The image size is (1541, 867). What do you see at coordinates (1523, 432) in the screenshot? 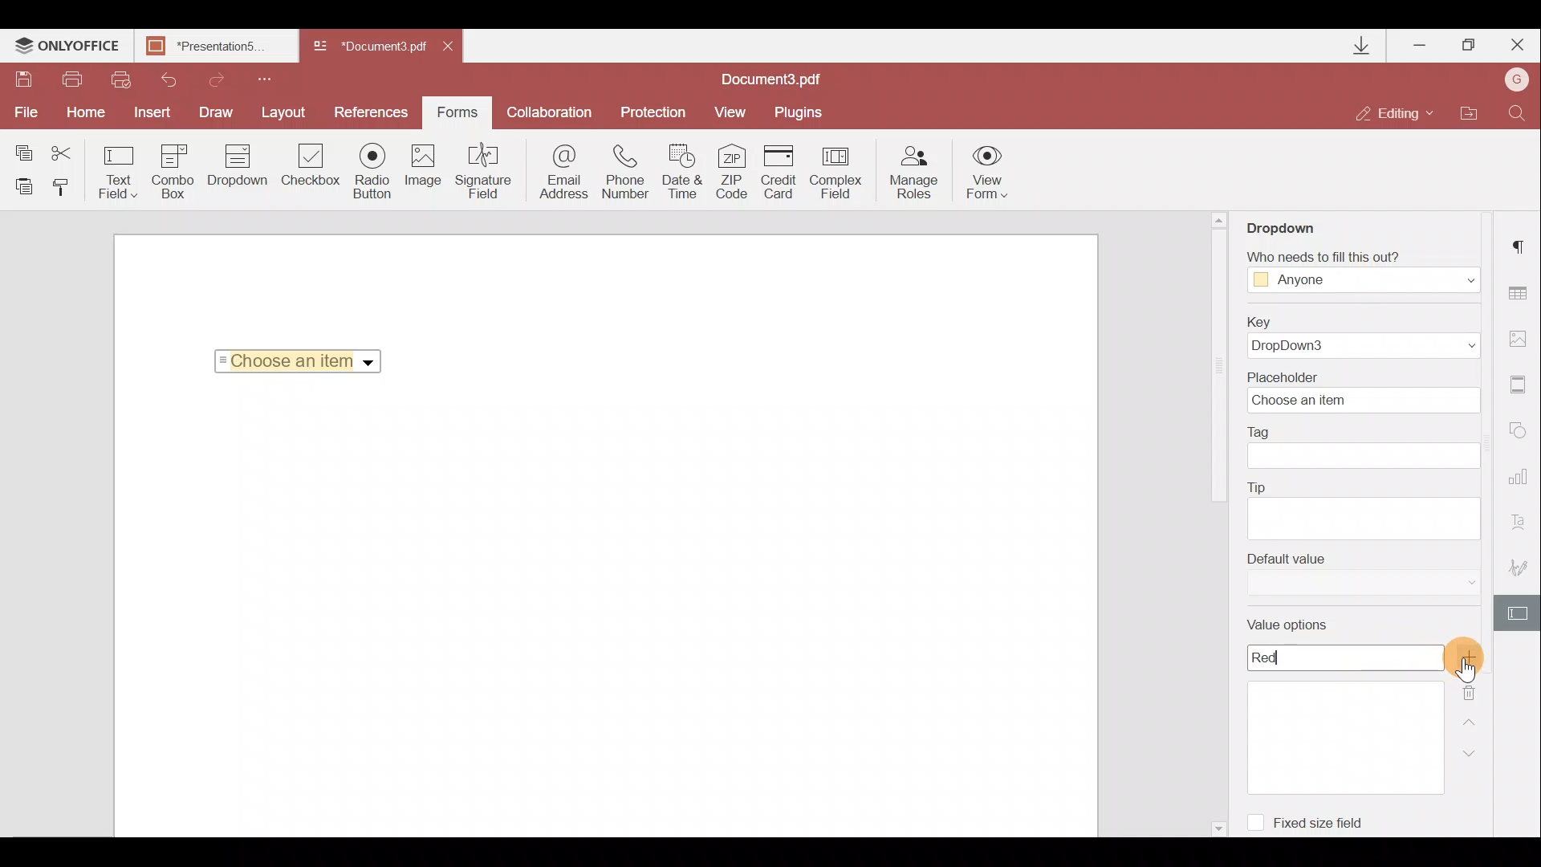
I see `Shapes settings` at bounding box center [1523, 432].